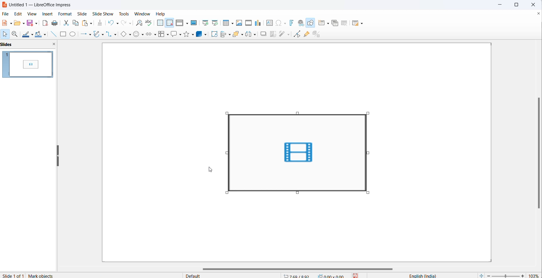 The width and height of the screenshot is (542, 278). Describe the element at coordinates (122, 14) in the screenshot. I see `tools` at that location.